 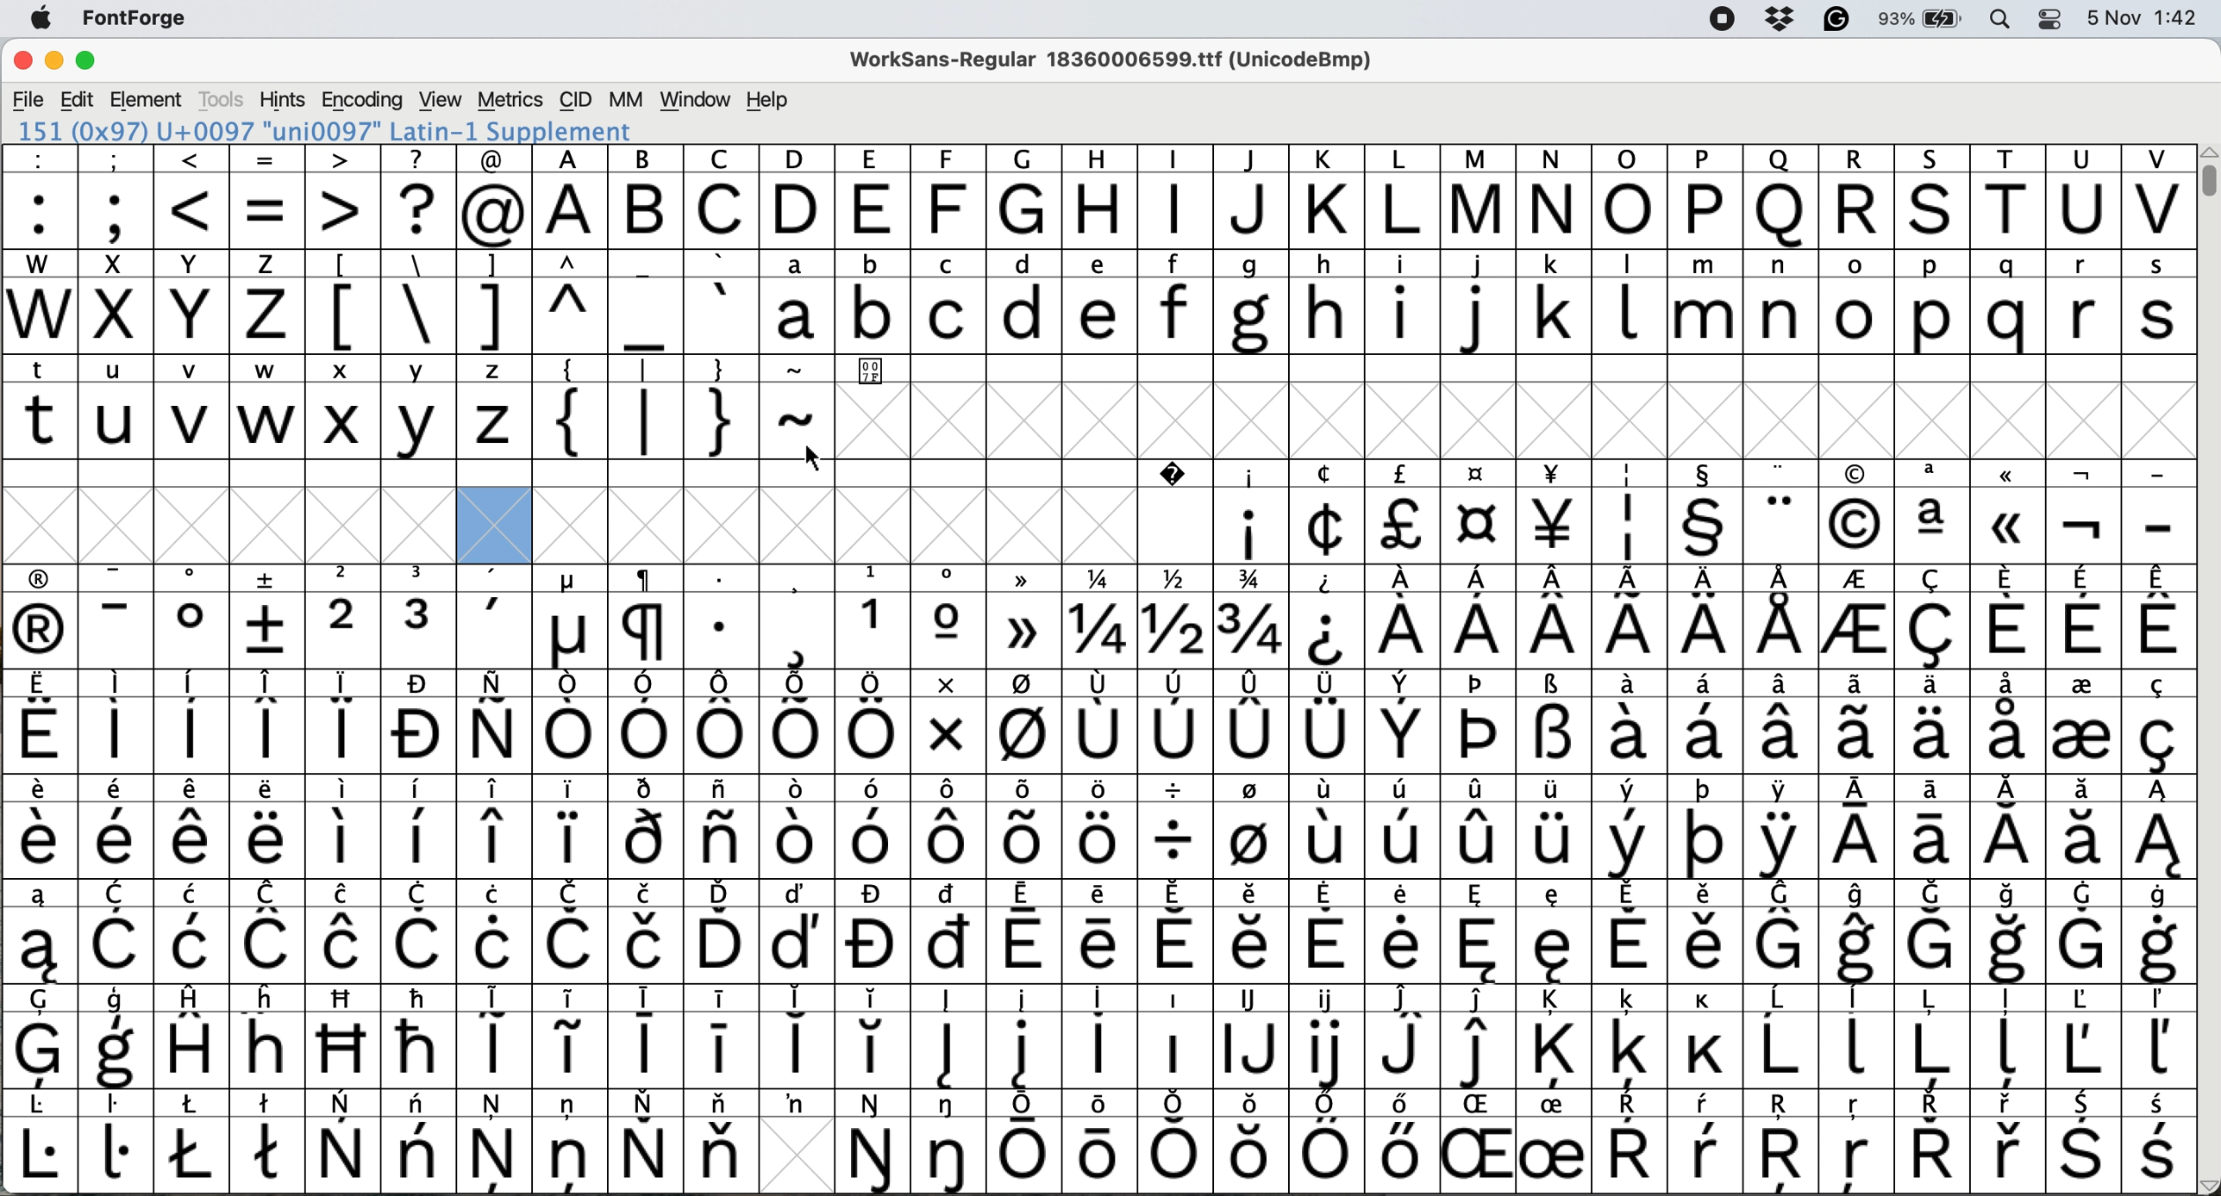 I want to click on symbol, so click(x=1632, y=721).